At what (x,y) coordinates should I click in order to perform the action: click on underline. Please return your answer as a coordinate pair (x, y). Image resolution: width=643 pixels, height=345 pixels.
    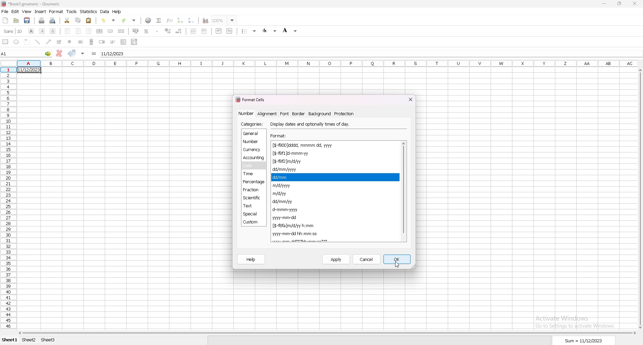
    Looking at the image, I should click on (53, 31).